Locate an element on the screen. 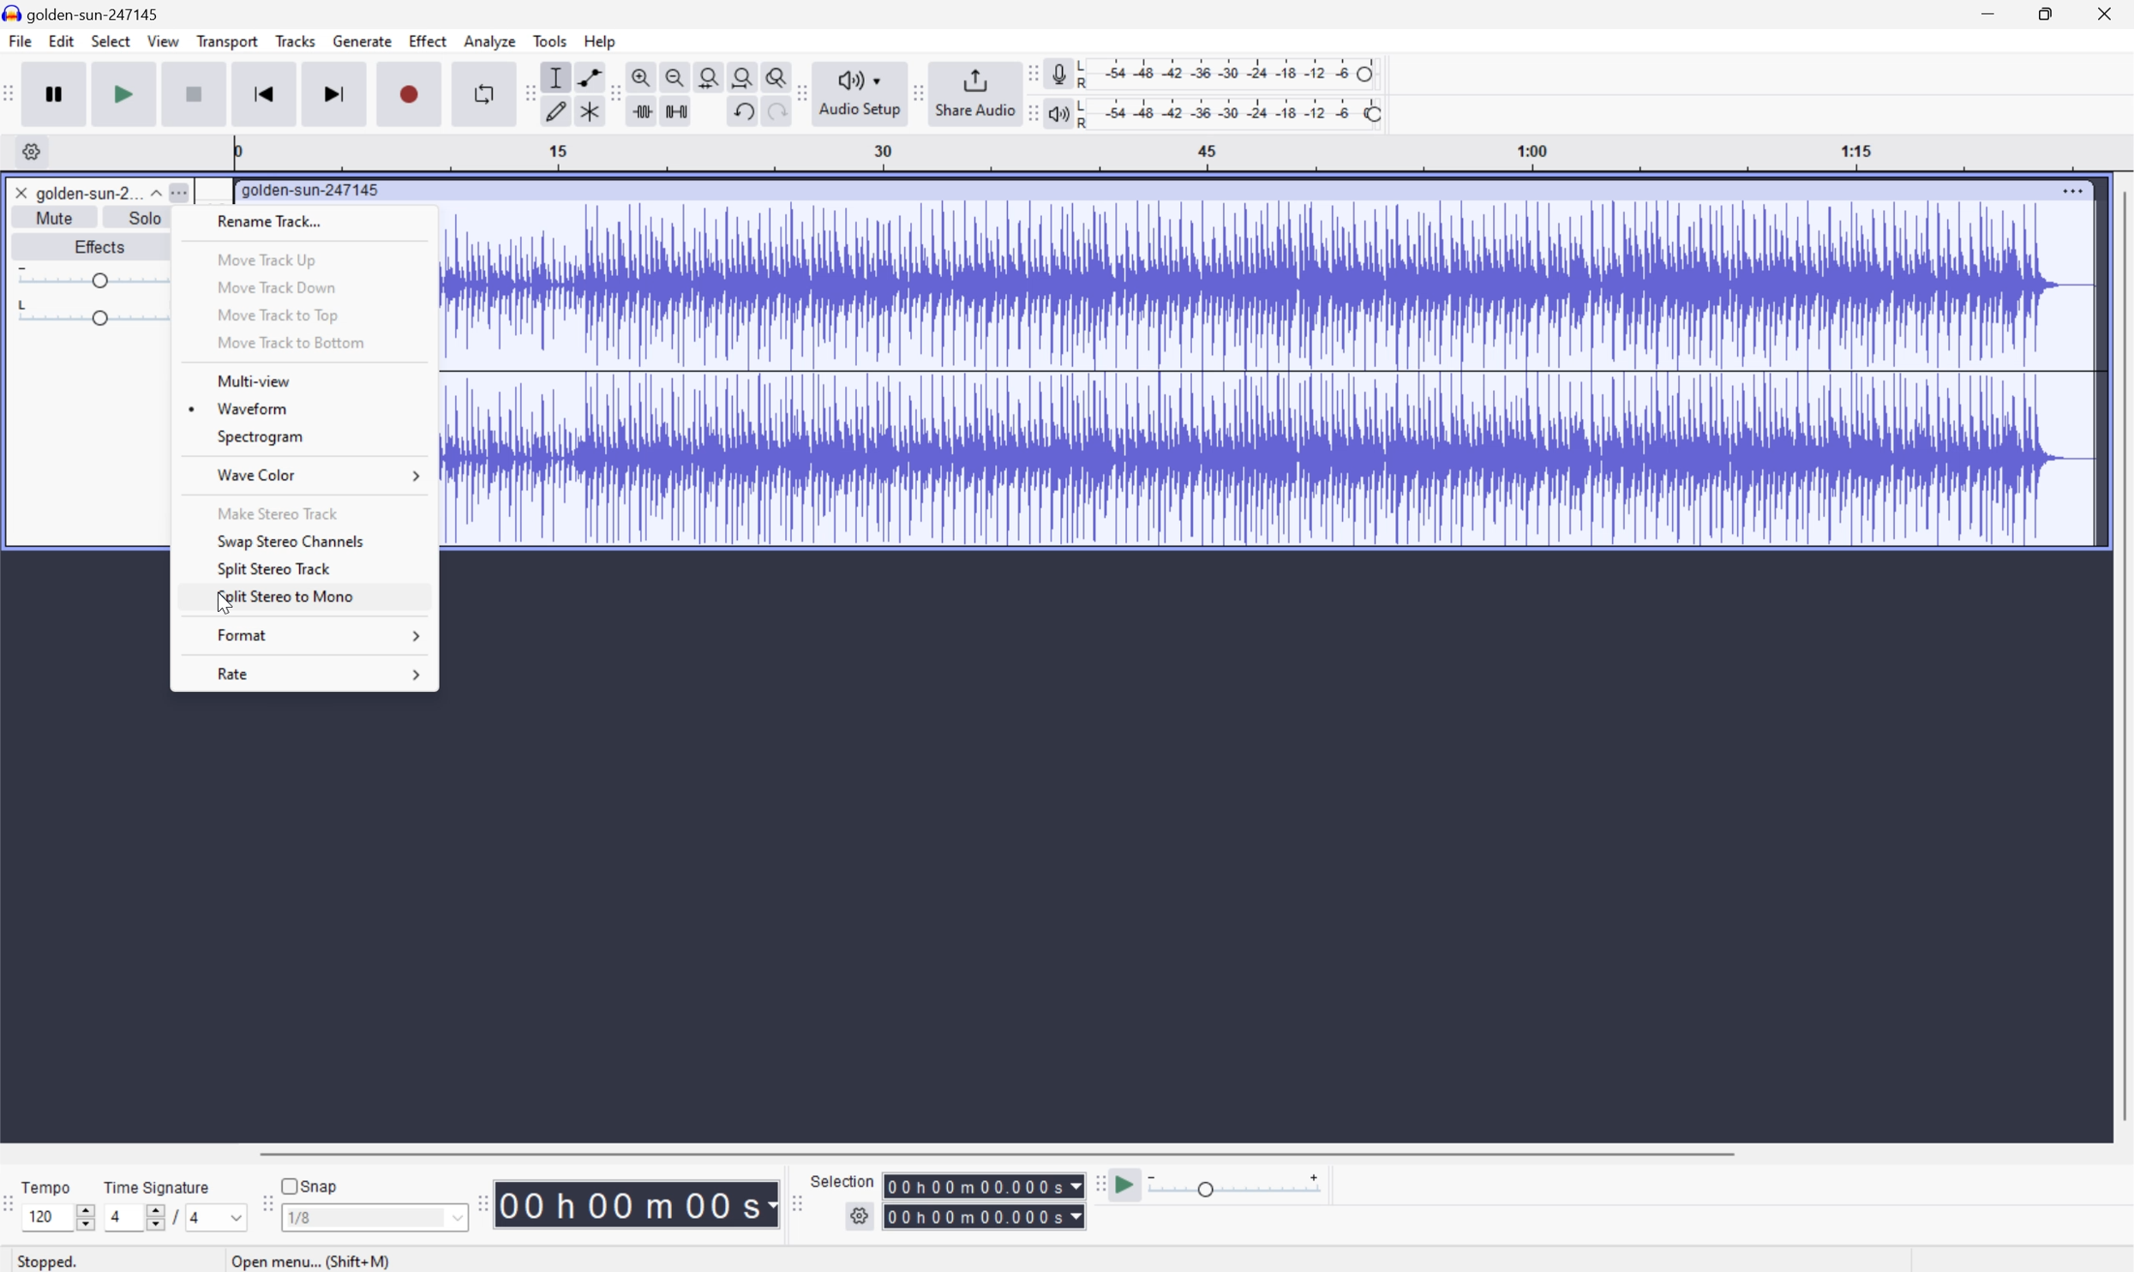 The width and height of the screenshot is (2134, 1272). 120 is located at coordinates (45, 1219).